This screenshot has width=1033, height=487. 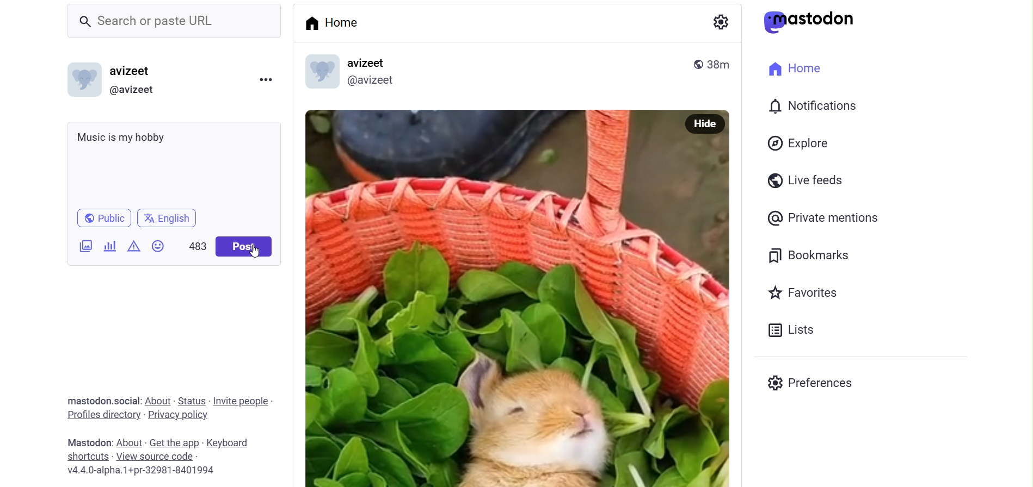 What do you see at coordinates (256, 252) in the screenshot?
I see `Cursor` at bounding box center [256, 252].